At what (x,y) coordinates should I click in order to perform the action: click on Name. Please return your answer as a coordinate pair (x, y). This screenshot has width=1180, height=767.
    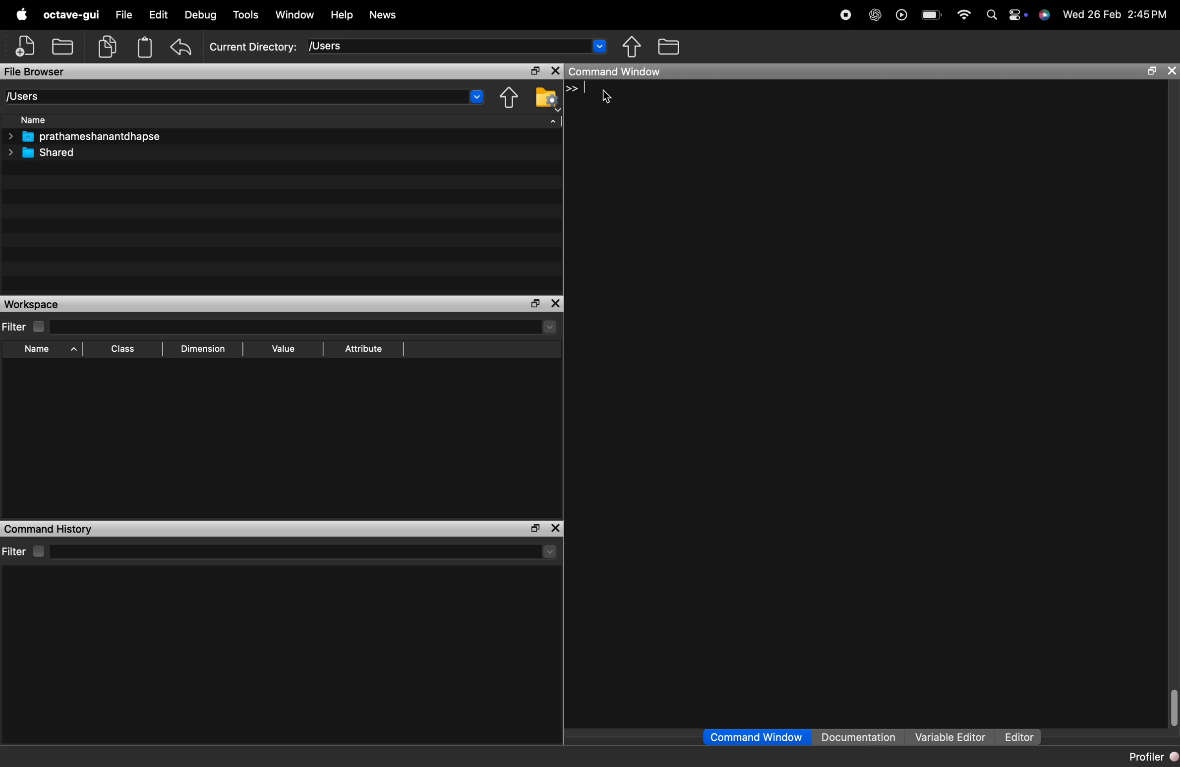
    Looking at the image, I should click on (38, 350).